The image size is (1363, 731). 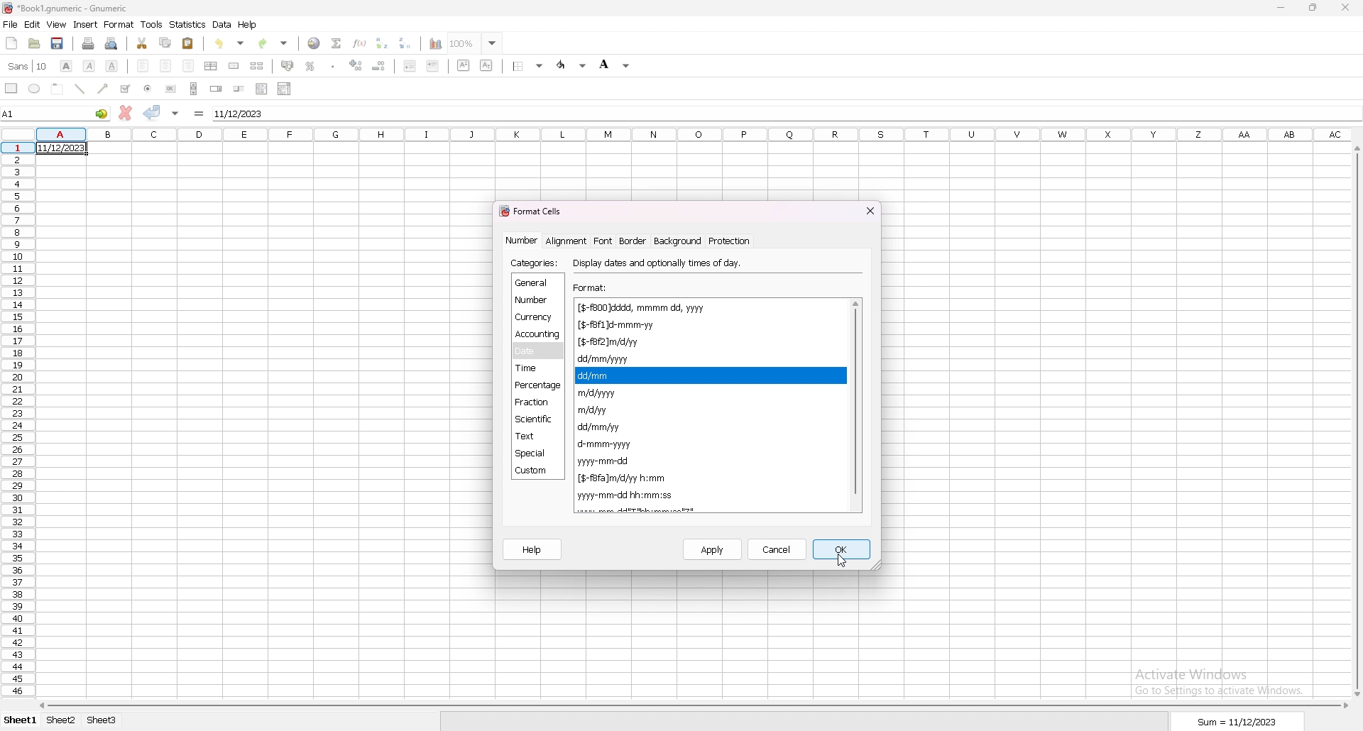 I want to click on combo box, so click(x=285, y=89).